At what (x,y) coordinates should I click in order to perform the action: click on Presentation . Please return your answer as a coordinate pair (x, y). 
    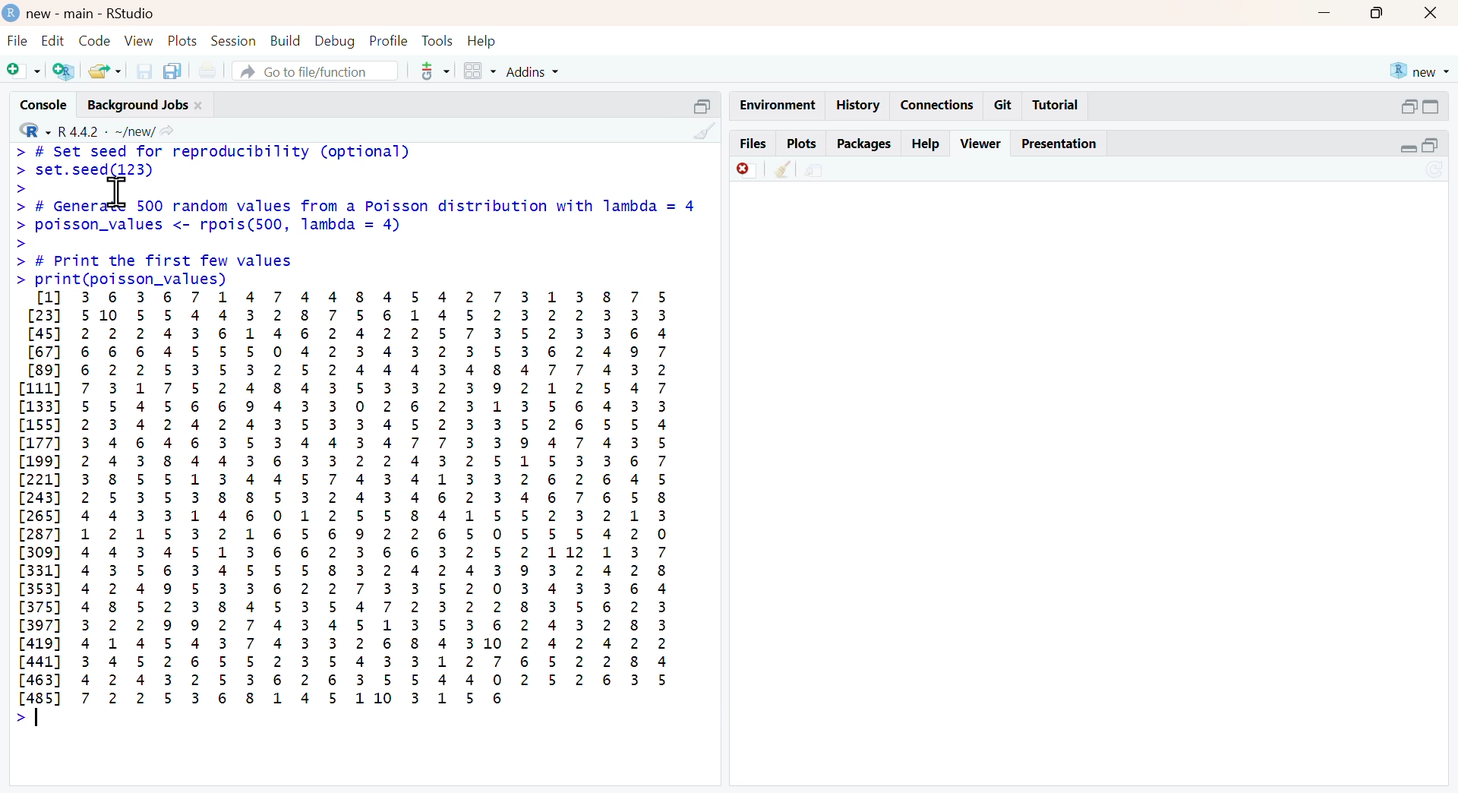
    Looking at the image, I should click on (1059, 144).